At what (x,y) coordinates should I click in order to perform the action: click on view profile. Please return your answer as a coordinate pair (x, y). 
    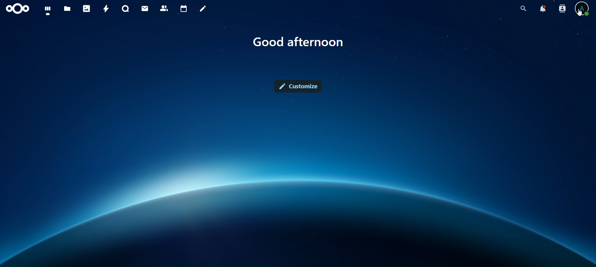
    Looking at the image, I should click on (583, 9).